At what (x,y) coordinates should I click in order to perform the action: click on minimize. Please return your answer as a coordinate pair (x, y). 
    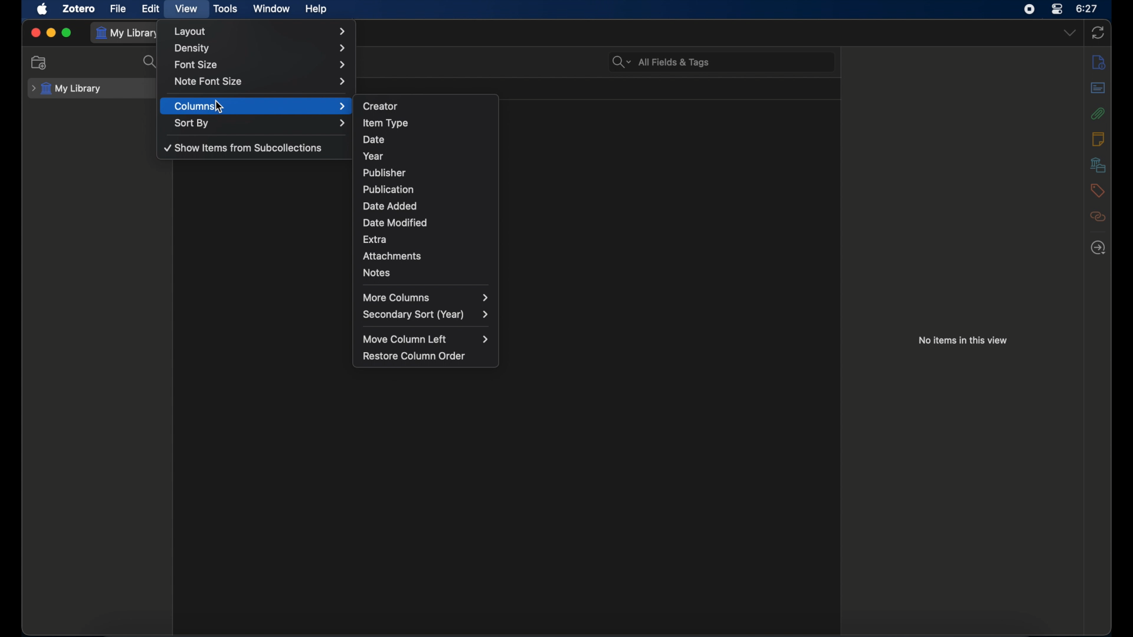
    Looking at the image, I should click on (52, 33).